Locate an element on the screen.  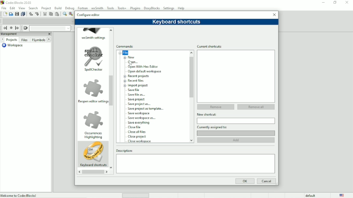
Projects is located at coordinates (11, 40).